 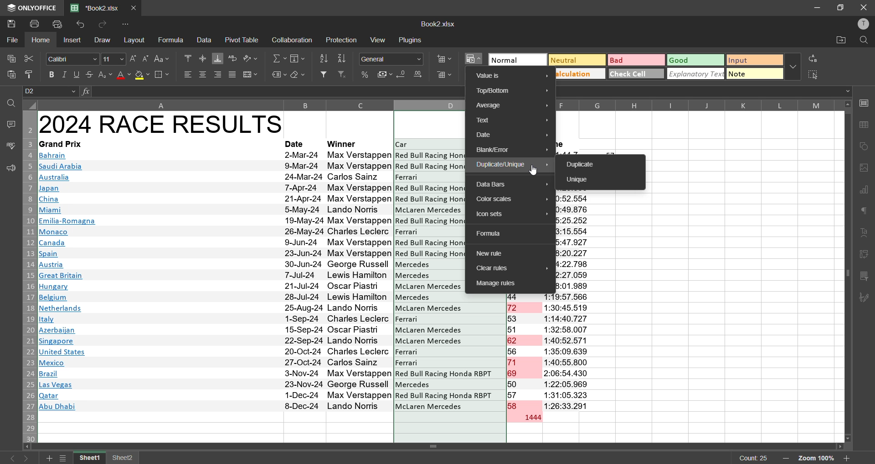 I want to click on file, so click(x=13, y=39).